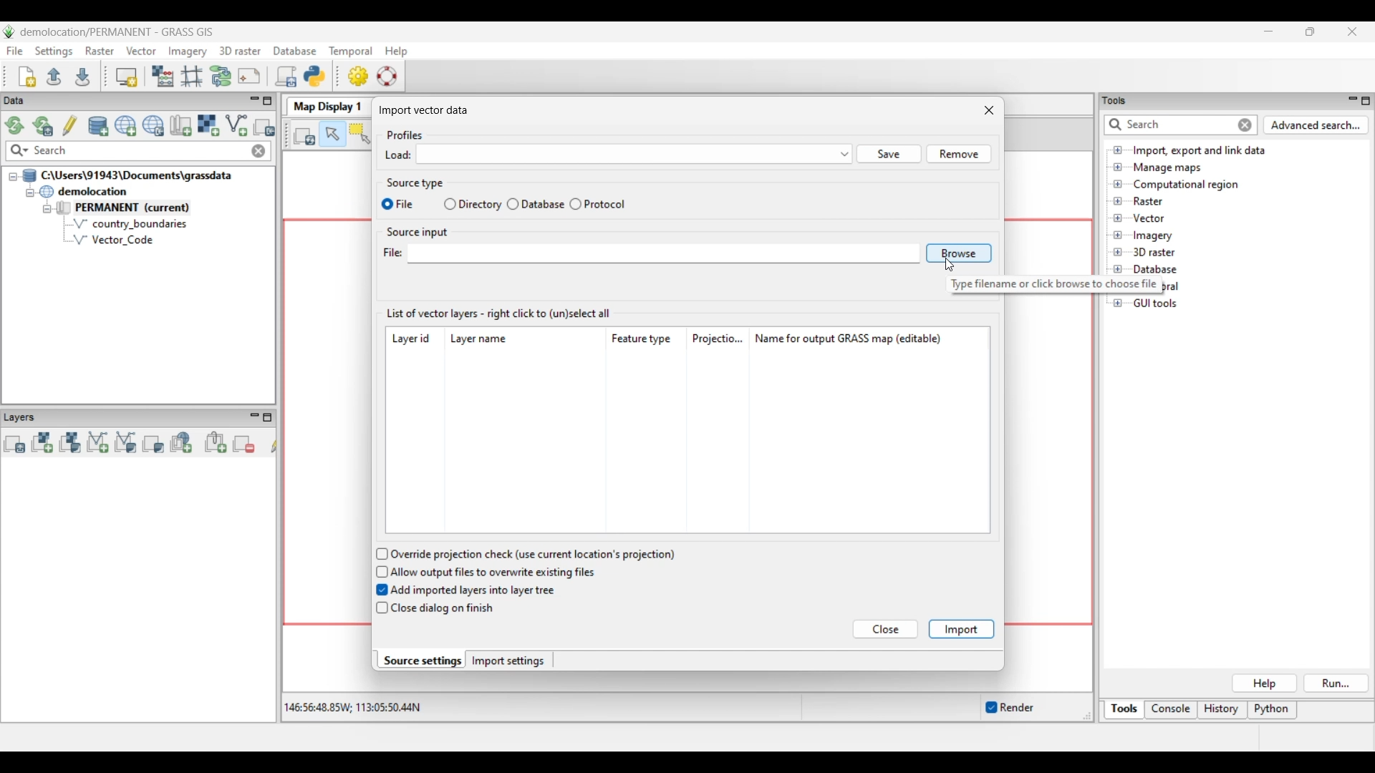 This screenshot has width=1375, height=773. What do you see at coordinates (415, 183) in the screenshot?
I see `Source type` at bounding box center [415, 183].